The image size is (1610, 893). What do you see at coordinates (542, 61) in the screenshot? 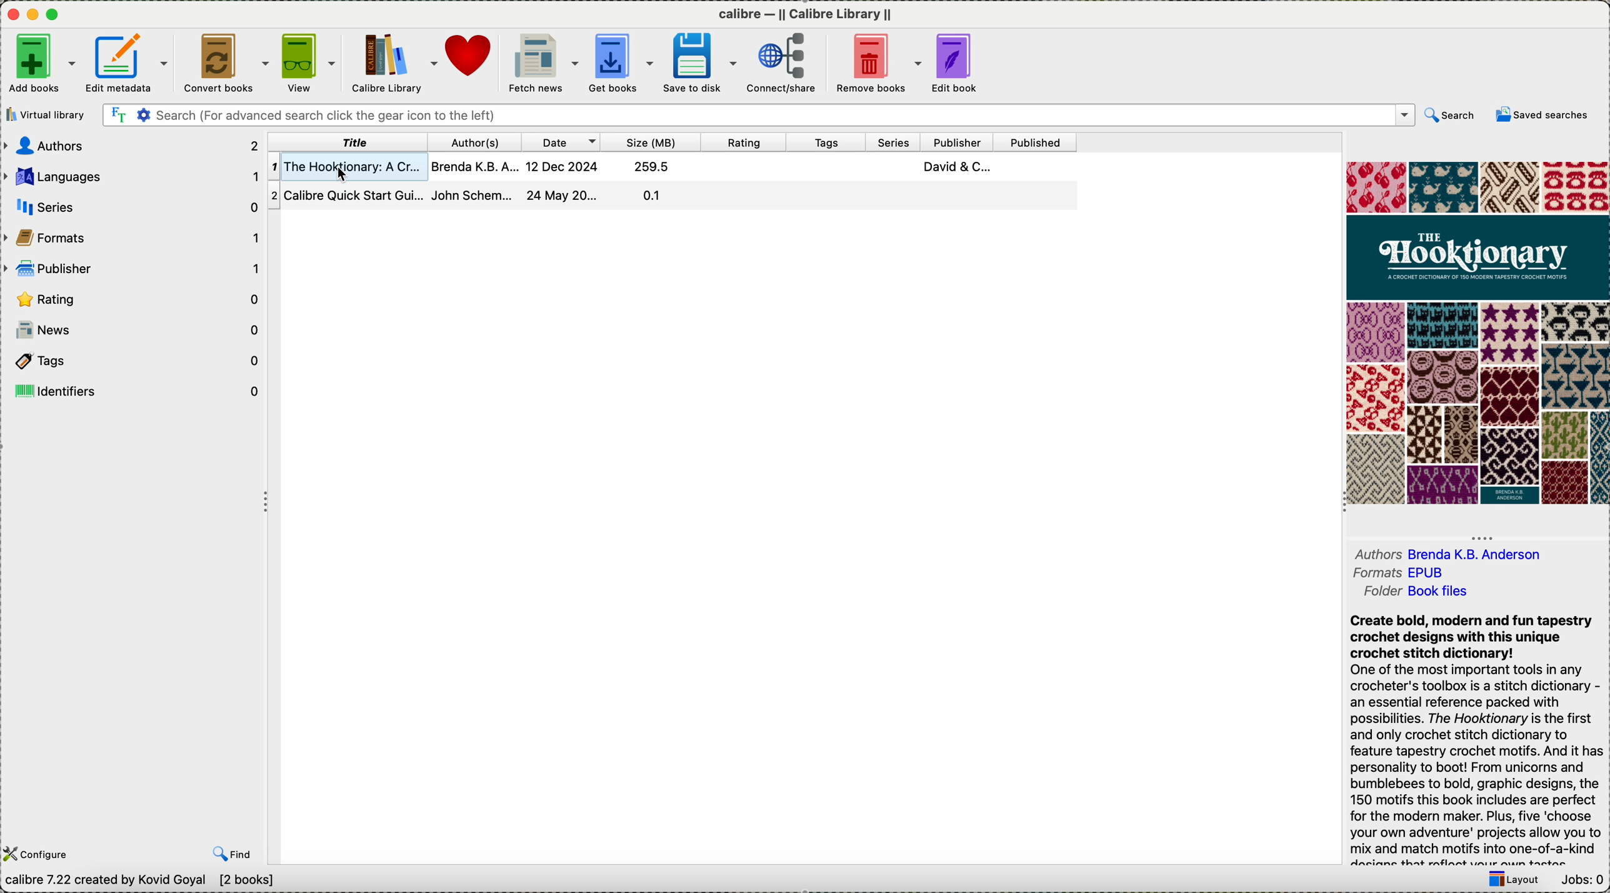
I see `fetch news` at bounding box center [542, 61].